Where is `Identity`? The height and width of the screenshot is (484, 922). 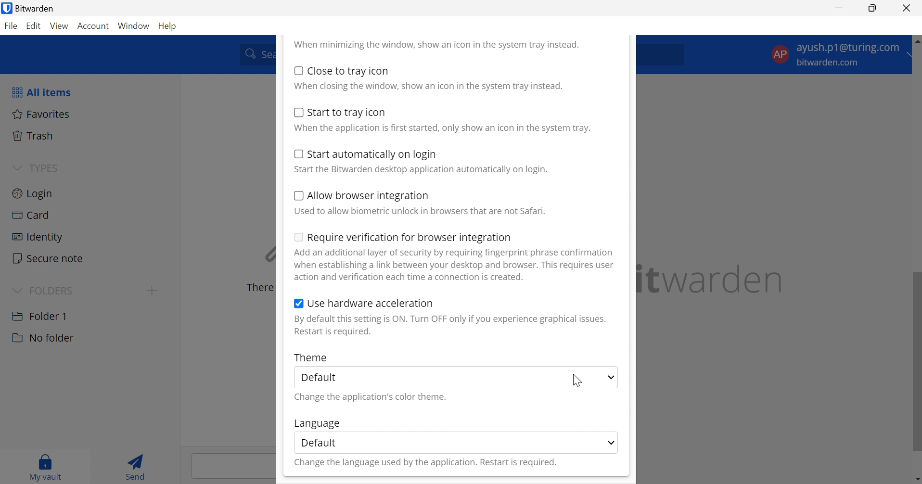 Identity is located at coordinates (37, 237).